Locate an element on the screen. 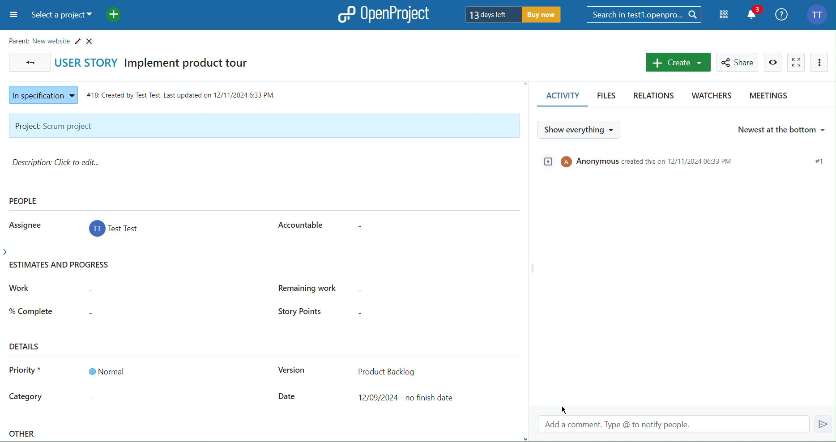 The height and width of the screenshot is (442, 836). People is located at coordinates (24, 201).